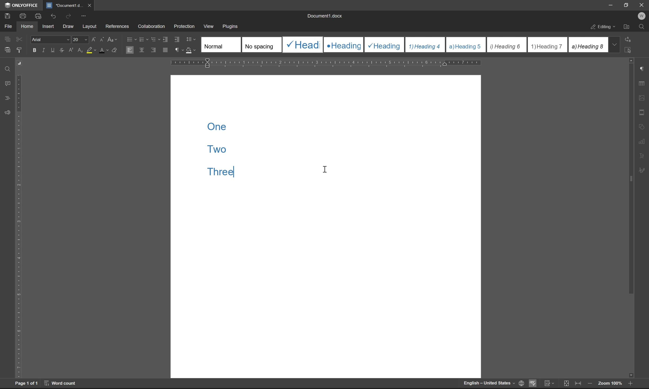 The image size is (649, 389). Describe the element at coordinates (154, 50) in the screenshot. I see `align right` at that location.